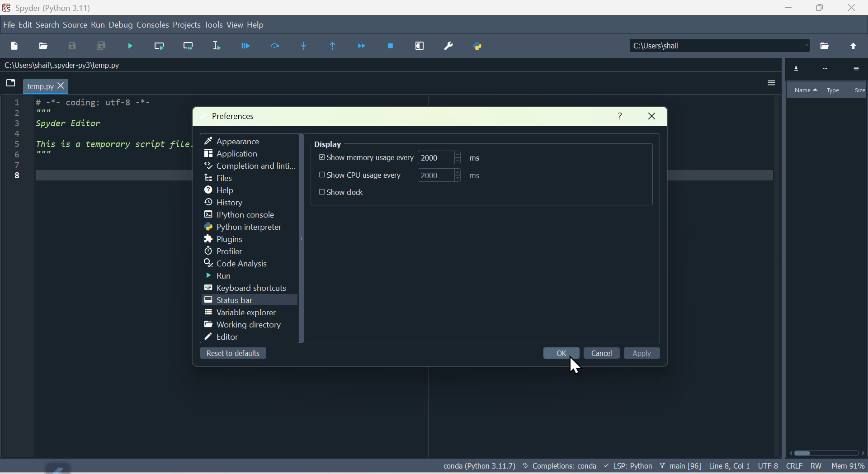 The height and width of the screenshot is (474, 868). What do you see at coordinates (48, 24) in the screenshot?
I see `Search` at bounding box center [48, 24].